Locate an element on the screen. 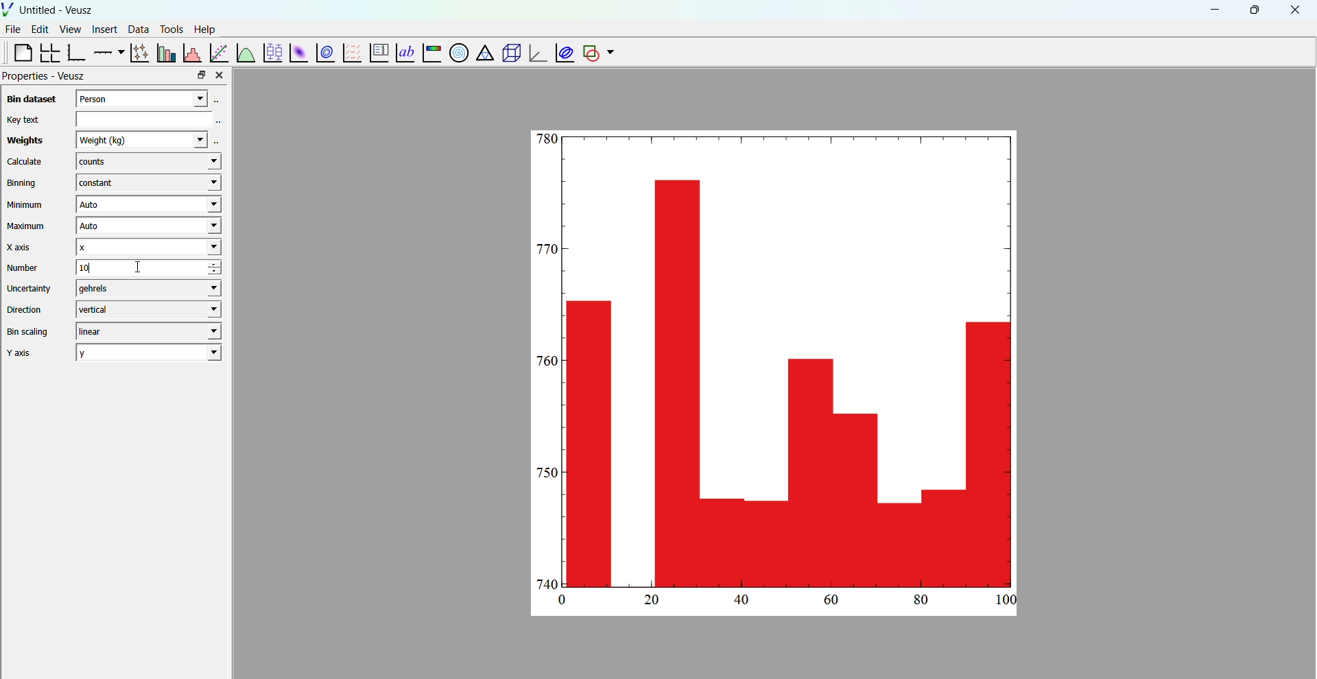 Image resolution: width=1317 pixels, height=679 pixels. tools is located at coordinates (169, 29).